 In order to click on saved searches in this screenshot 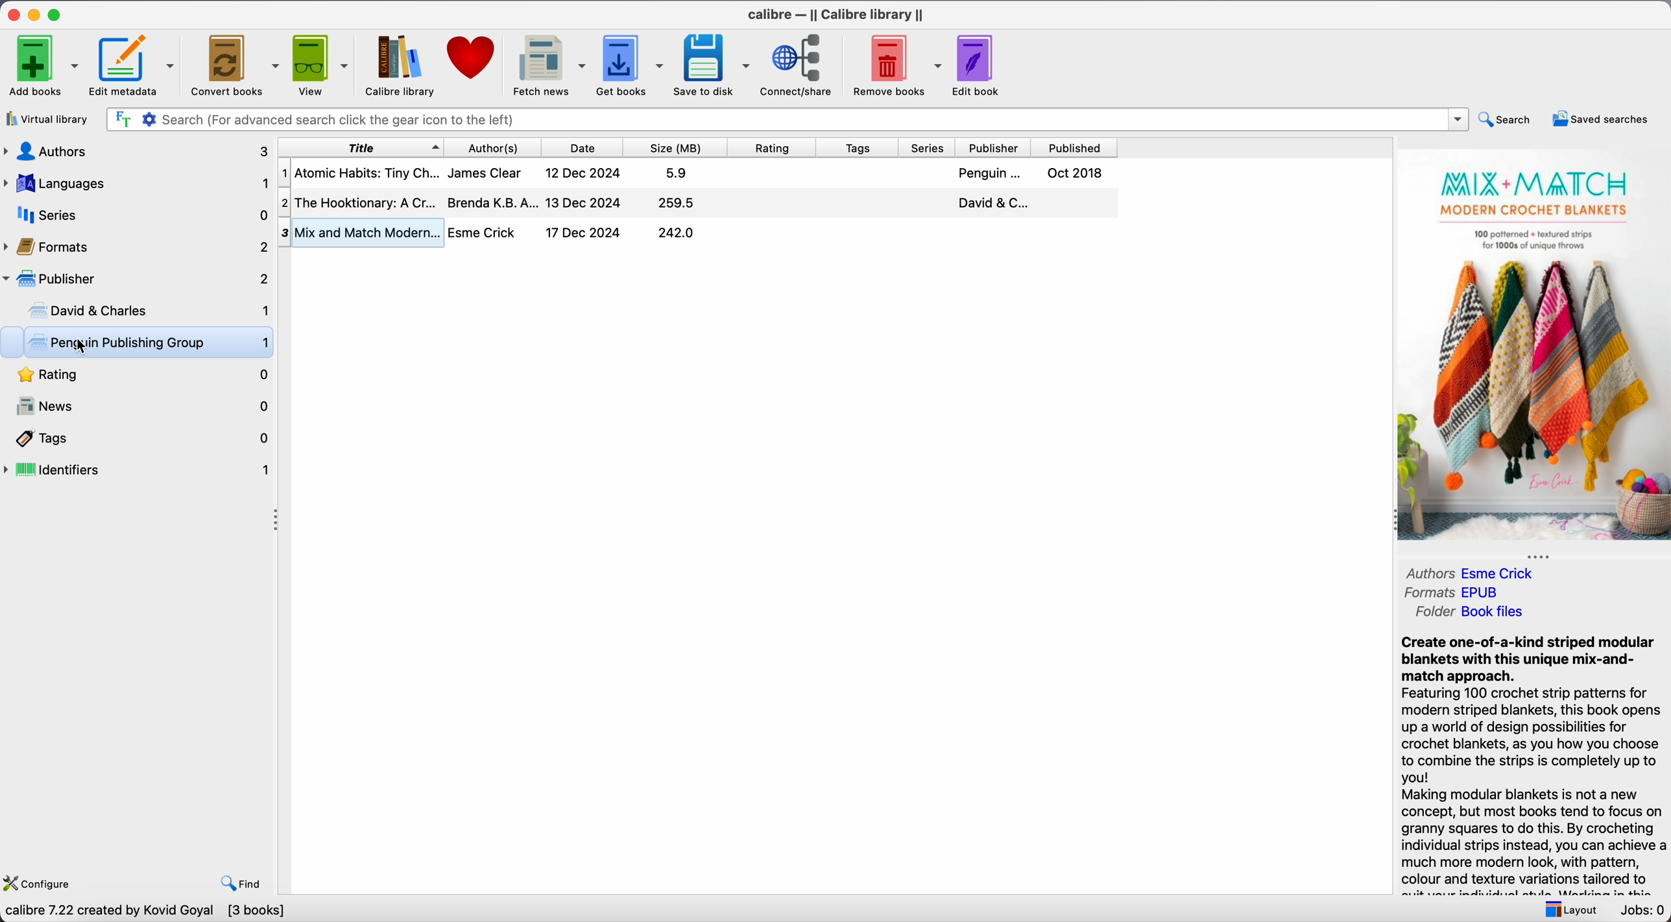, I will do `click(1599, 118)`.